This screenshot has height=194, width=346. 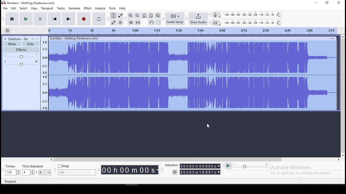 What do you see at coordinates (18, 39) in the screenshot?
I see `audio track name` at bounding box center [18, 39].